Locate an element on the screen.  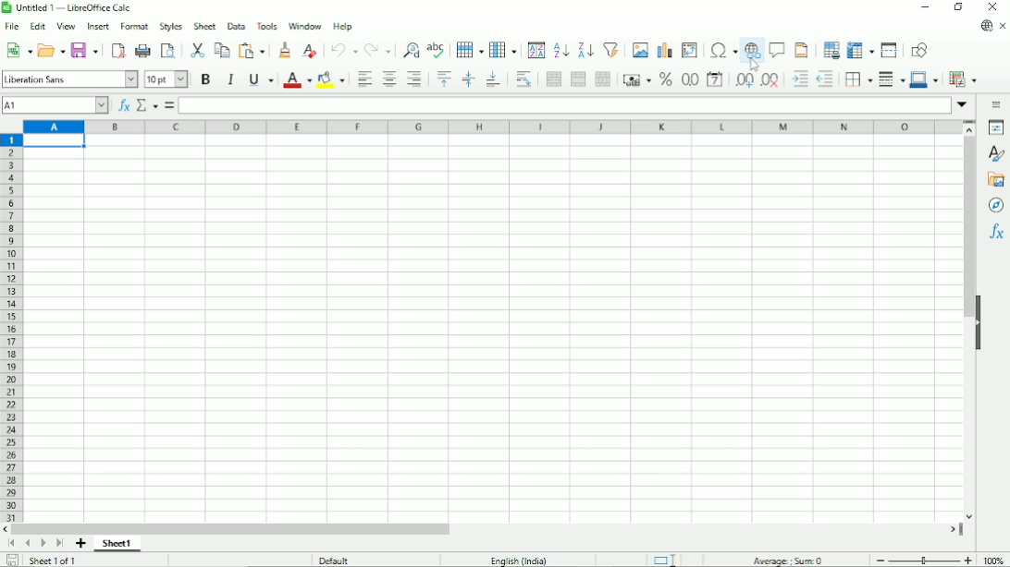
Minimize is located at coordinates (925, 8).